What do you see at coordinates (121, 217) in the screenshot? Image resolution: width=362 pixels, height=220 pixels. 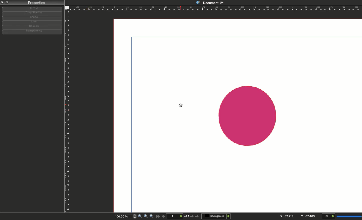 I see `100.00%` at bounding box center [121, 217].